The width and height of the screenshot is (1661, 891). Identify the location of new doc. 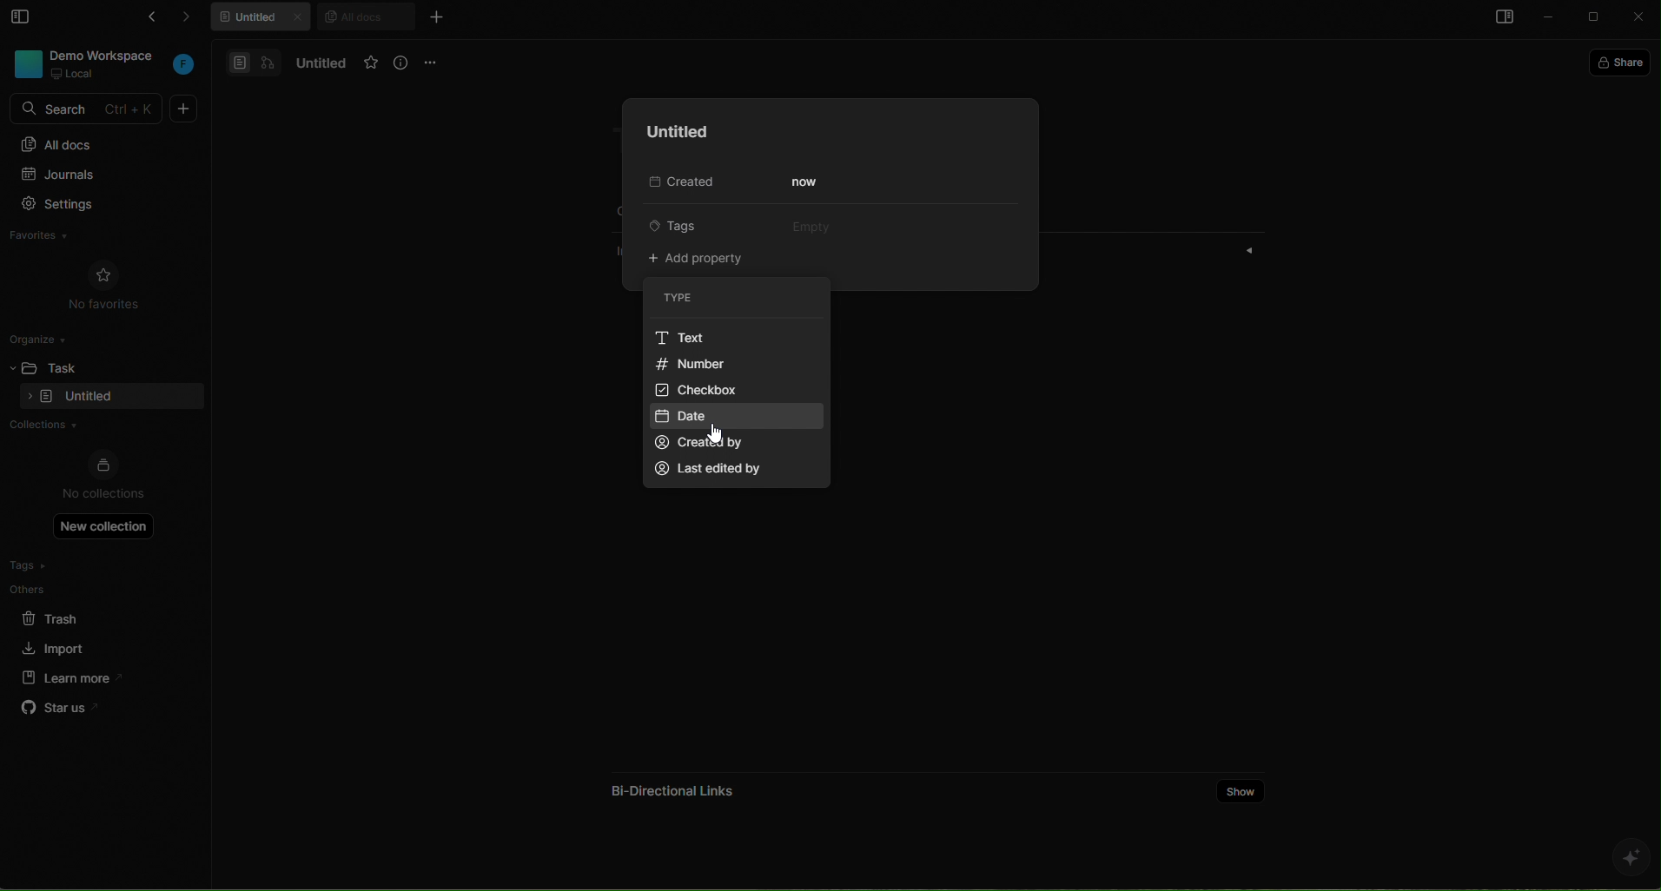
(184, 109).